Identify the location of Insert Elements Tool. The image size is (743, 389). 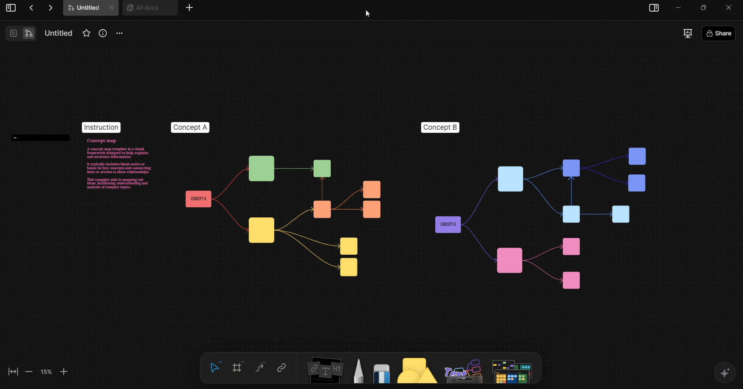
(324, 372).